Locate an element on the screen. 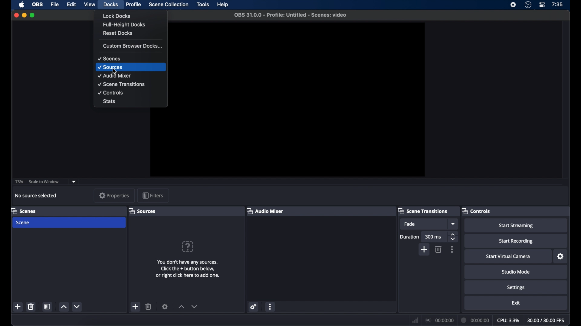 The image size is (581, 326). scene collection is located at coordinates (169, 5).